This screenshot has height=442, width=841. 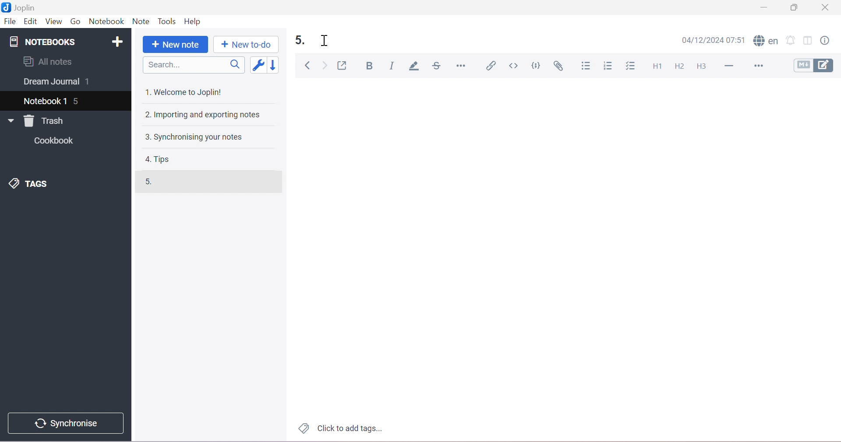 What do you see at coordinates (344, 66) in the screenshot?
I see `Toggle external editing` at bounding box center [344, 66].